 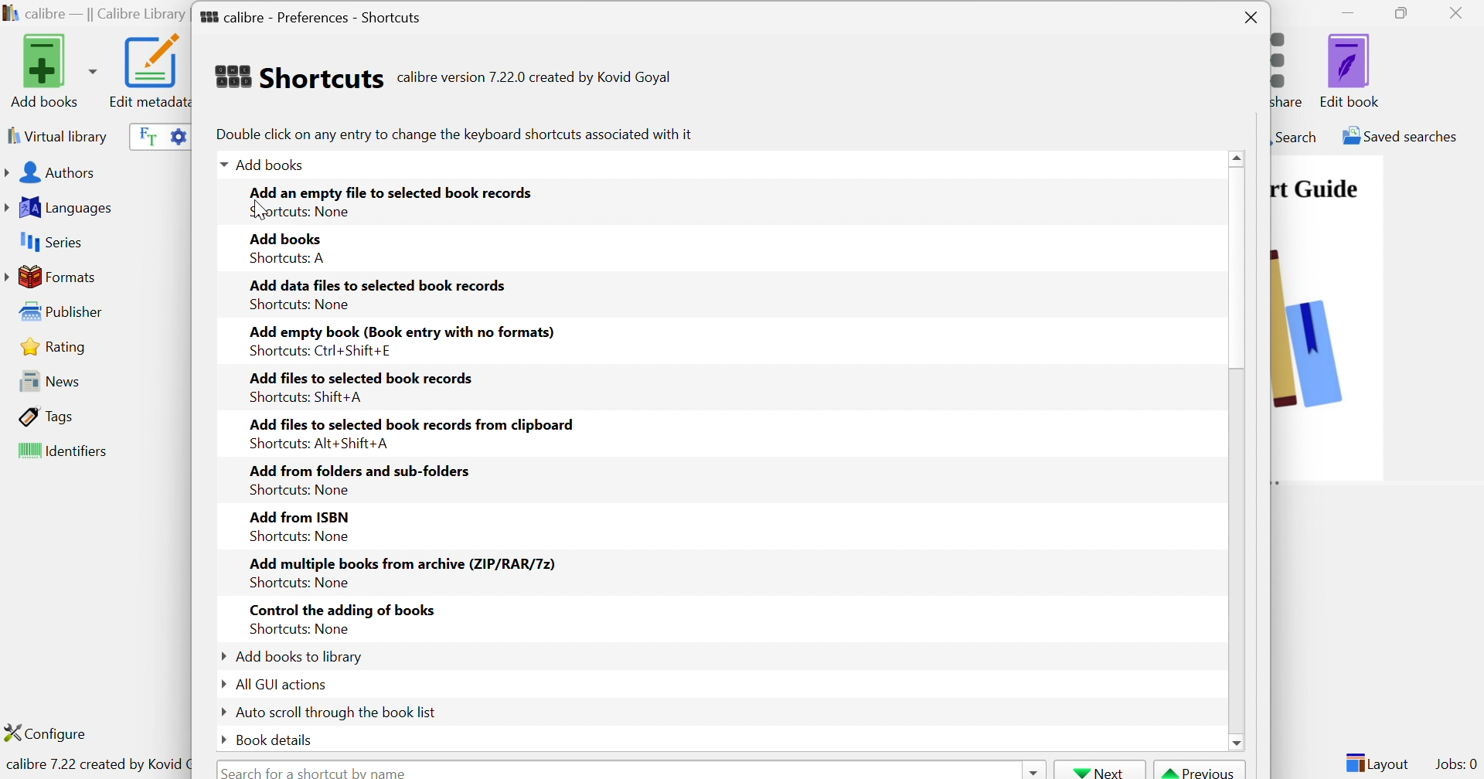 I want to click on calibre 7.22 created by Kovid, so click(x=95, y=766).